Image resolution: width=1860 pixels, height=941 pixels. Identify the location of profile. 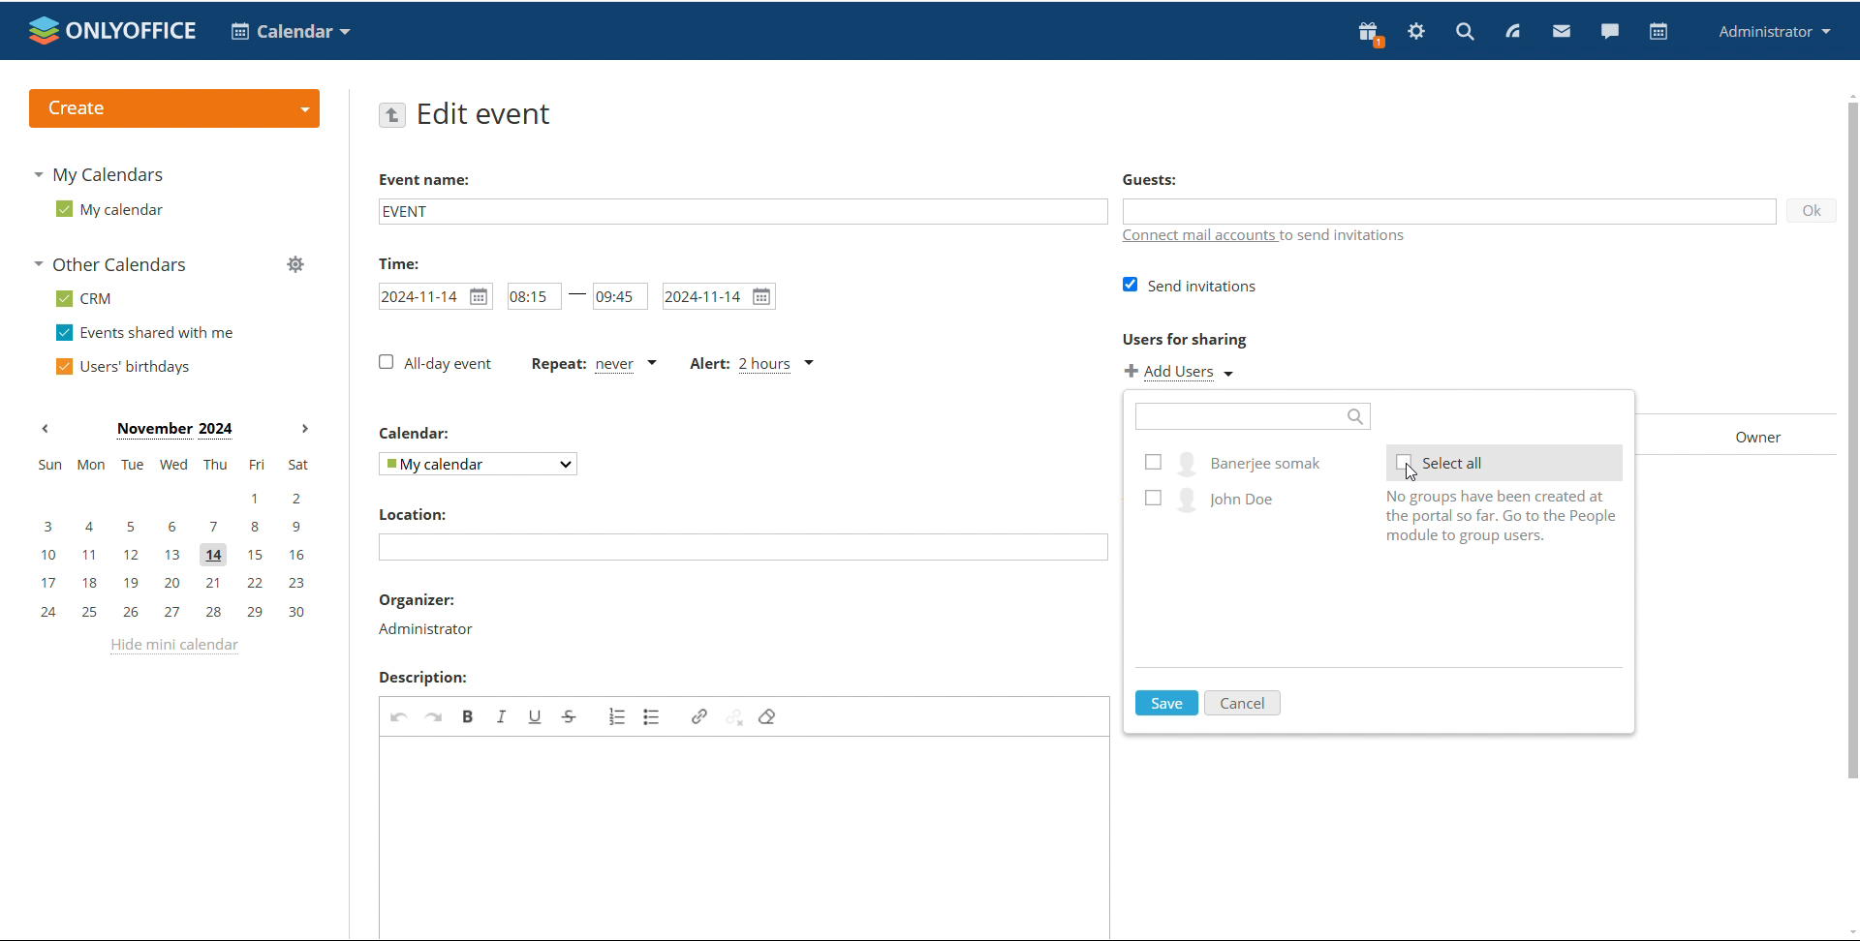
(1771, 32).